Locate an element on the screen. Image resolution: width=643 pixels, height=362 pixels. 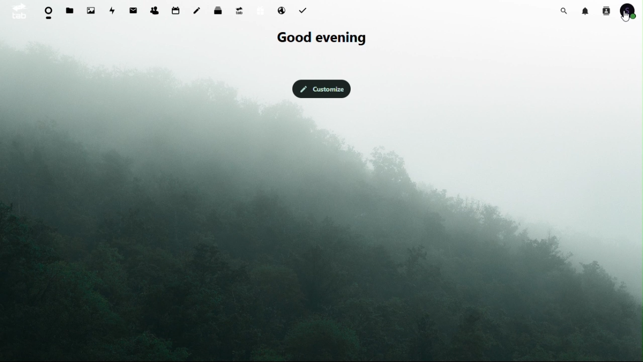
Notes is located at coordinates (199, 8).